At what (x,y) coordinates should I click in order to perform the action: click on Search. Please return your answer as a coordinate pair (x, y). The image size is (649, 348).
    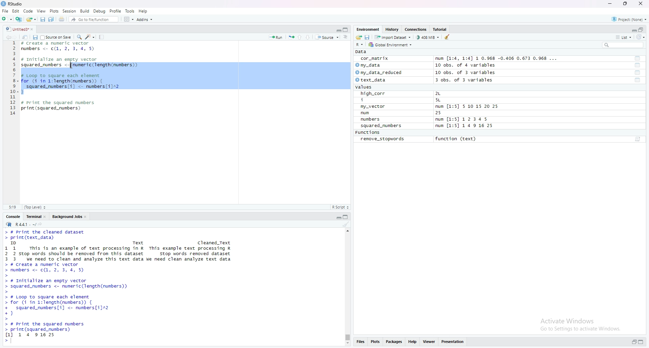
    Looking at the image, I should click on (623, 45).